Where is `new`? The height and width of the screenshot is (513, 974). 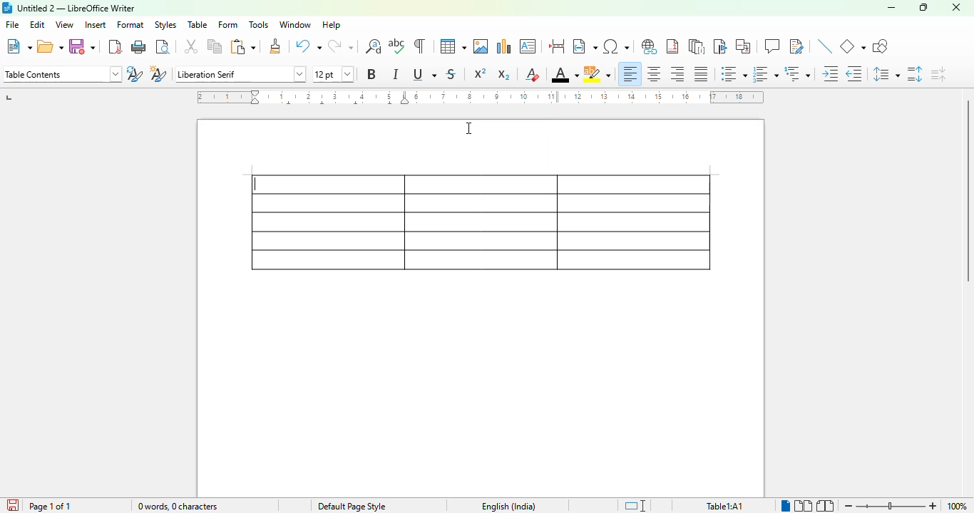 new is located at coordinates (18, 46).